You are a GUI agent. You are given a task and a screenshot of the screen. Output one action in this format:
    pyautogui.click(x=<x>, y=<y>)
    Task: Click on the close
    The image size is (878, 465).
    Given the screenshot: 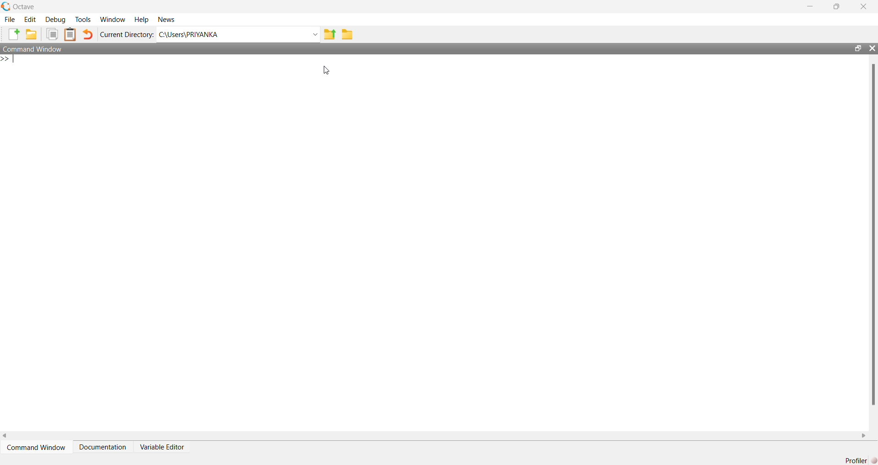 What is the action you would take?
    pyautogui.click(x=873, y=49)
    